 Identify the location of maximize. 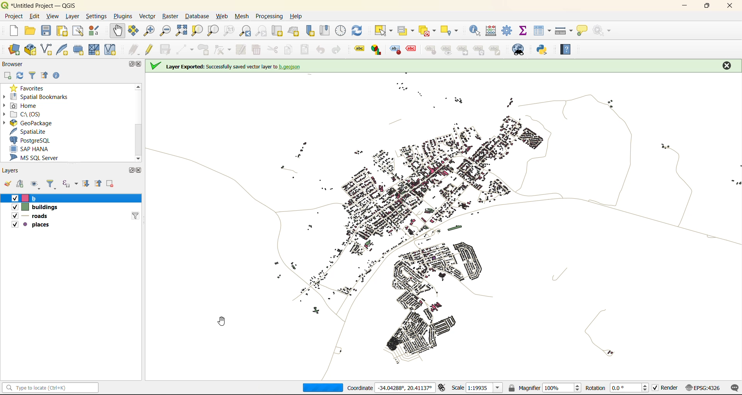
(134, 63).